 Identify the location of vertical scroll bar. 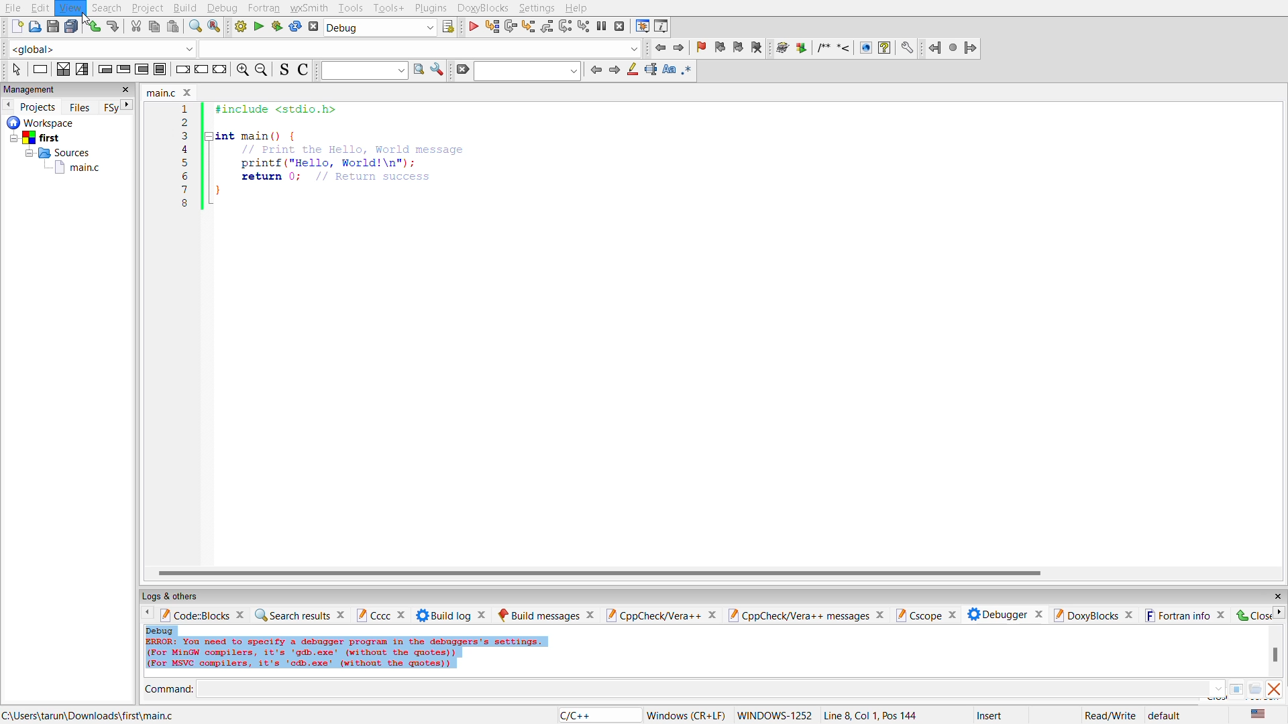
(1275, 655).